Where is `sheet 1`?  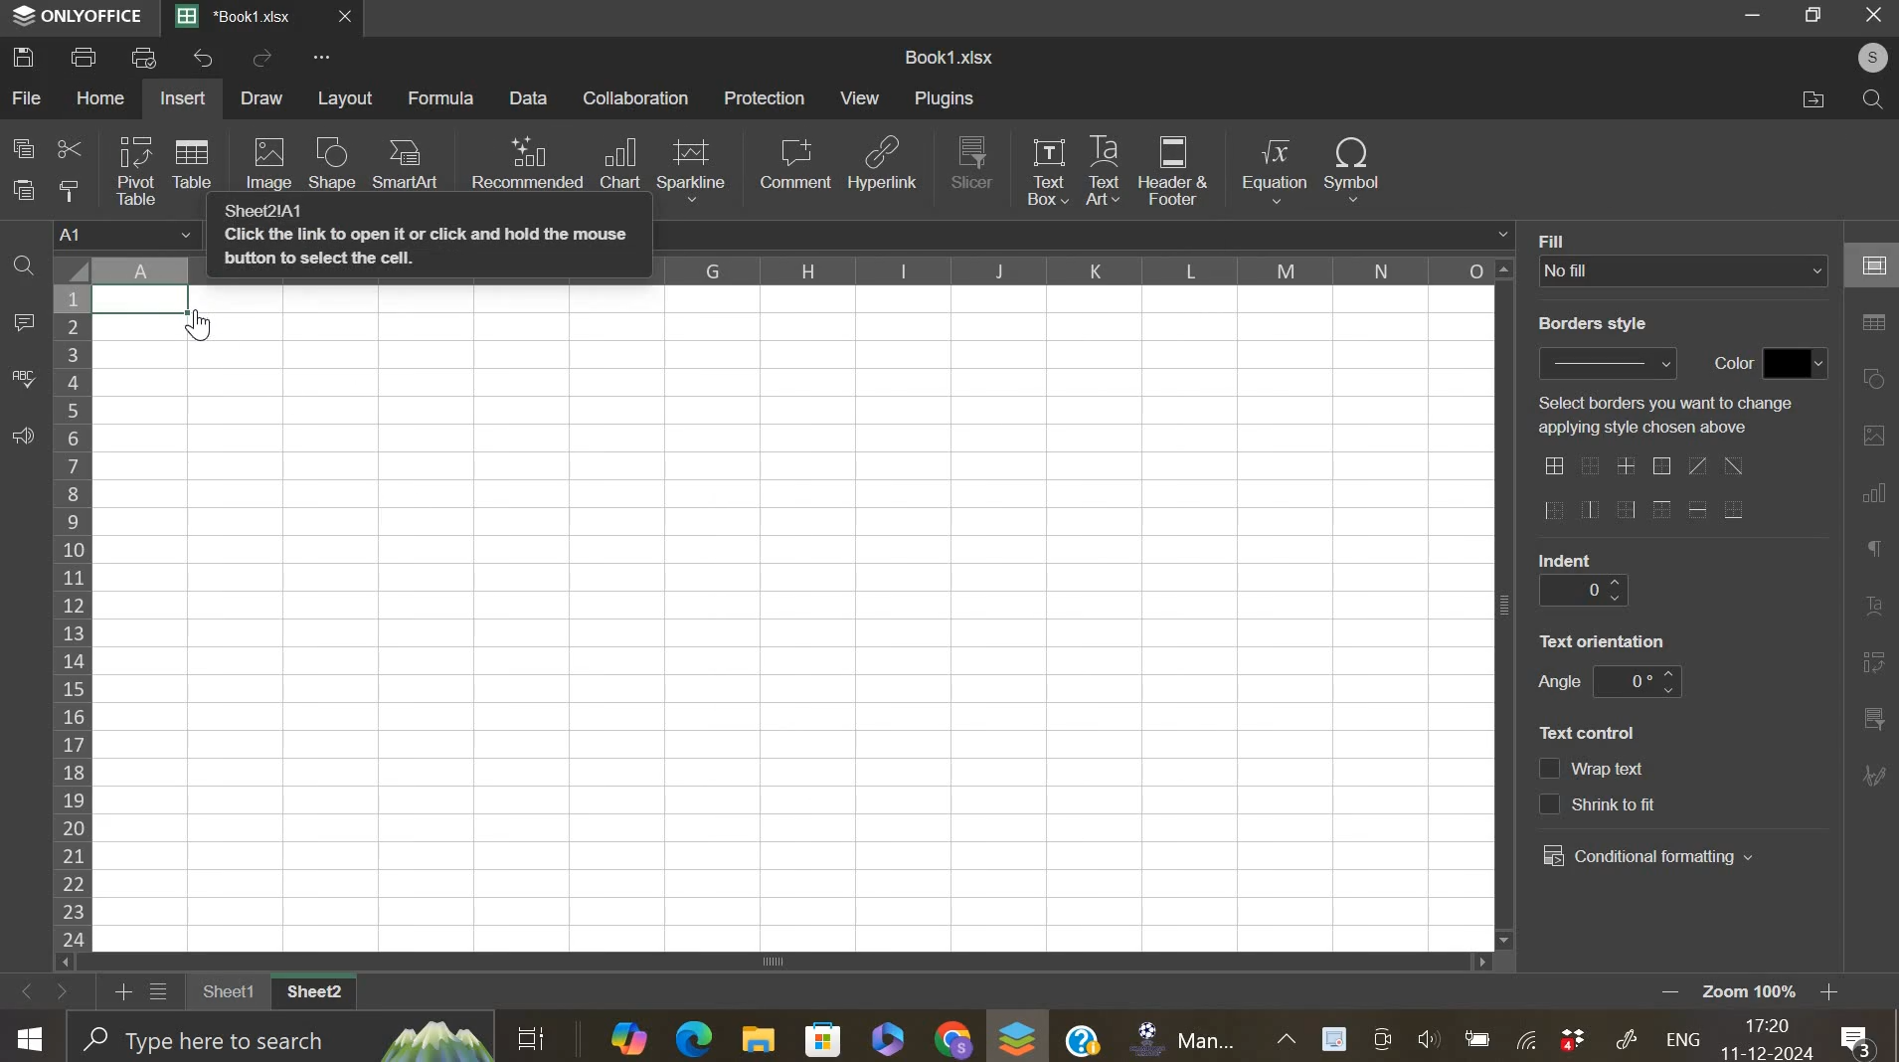
sheet 1 is located at coordinates (224, 993).